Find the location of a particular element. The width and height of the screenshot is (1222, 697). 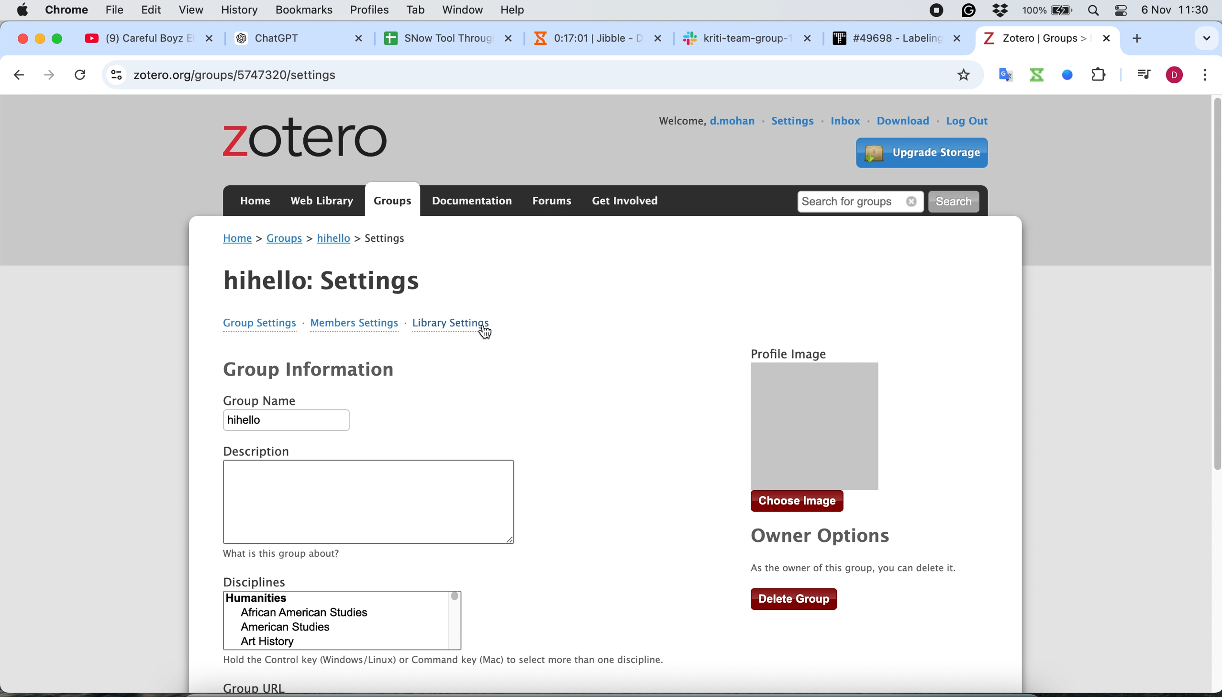

tab name is located at coordinates (1046, 38).